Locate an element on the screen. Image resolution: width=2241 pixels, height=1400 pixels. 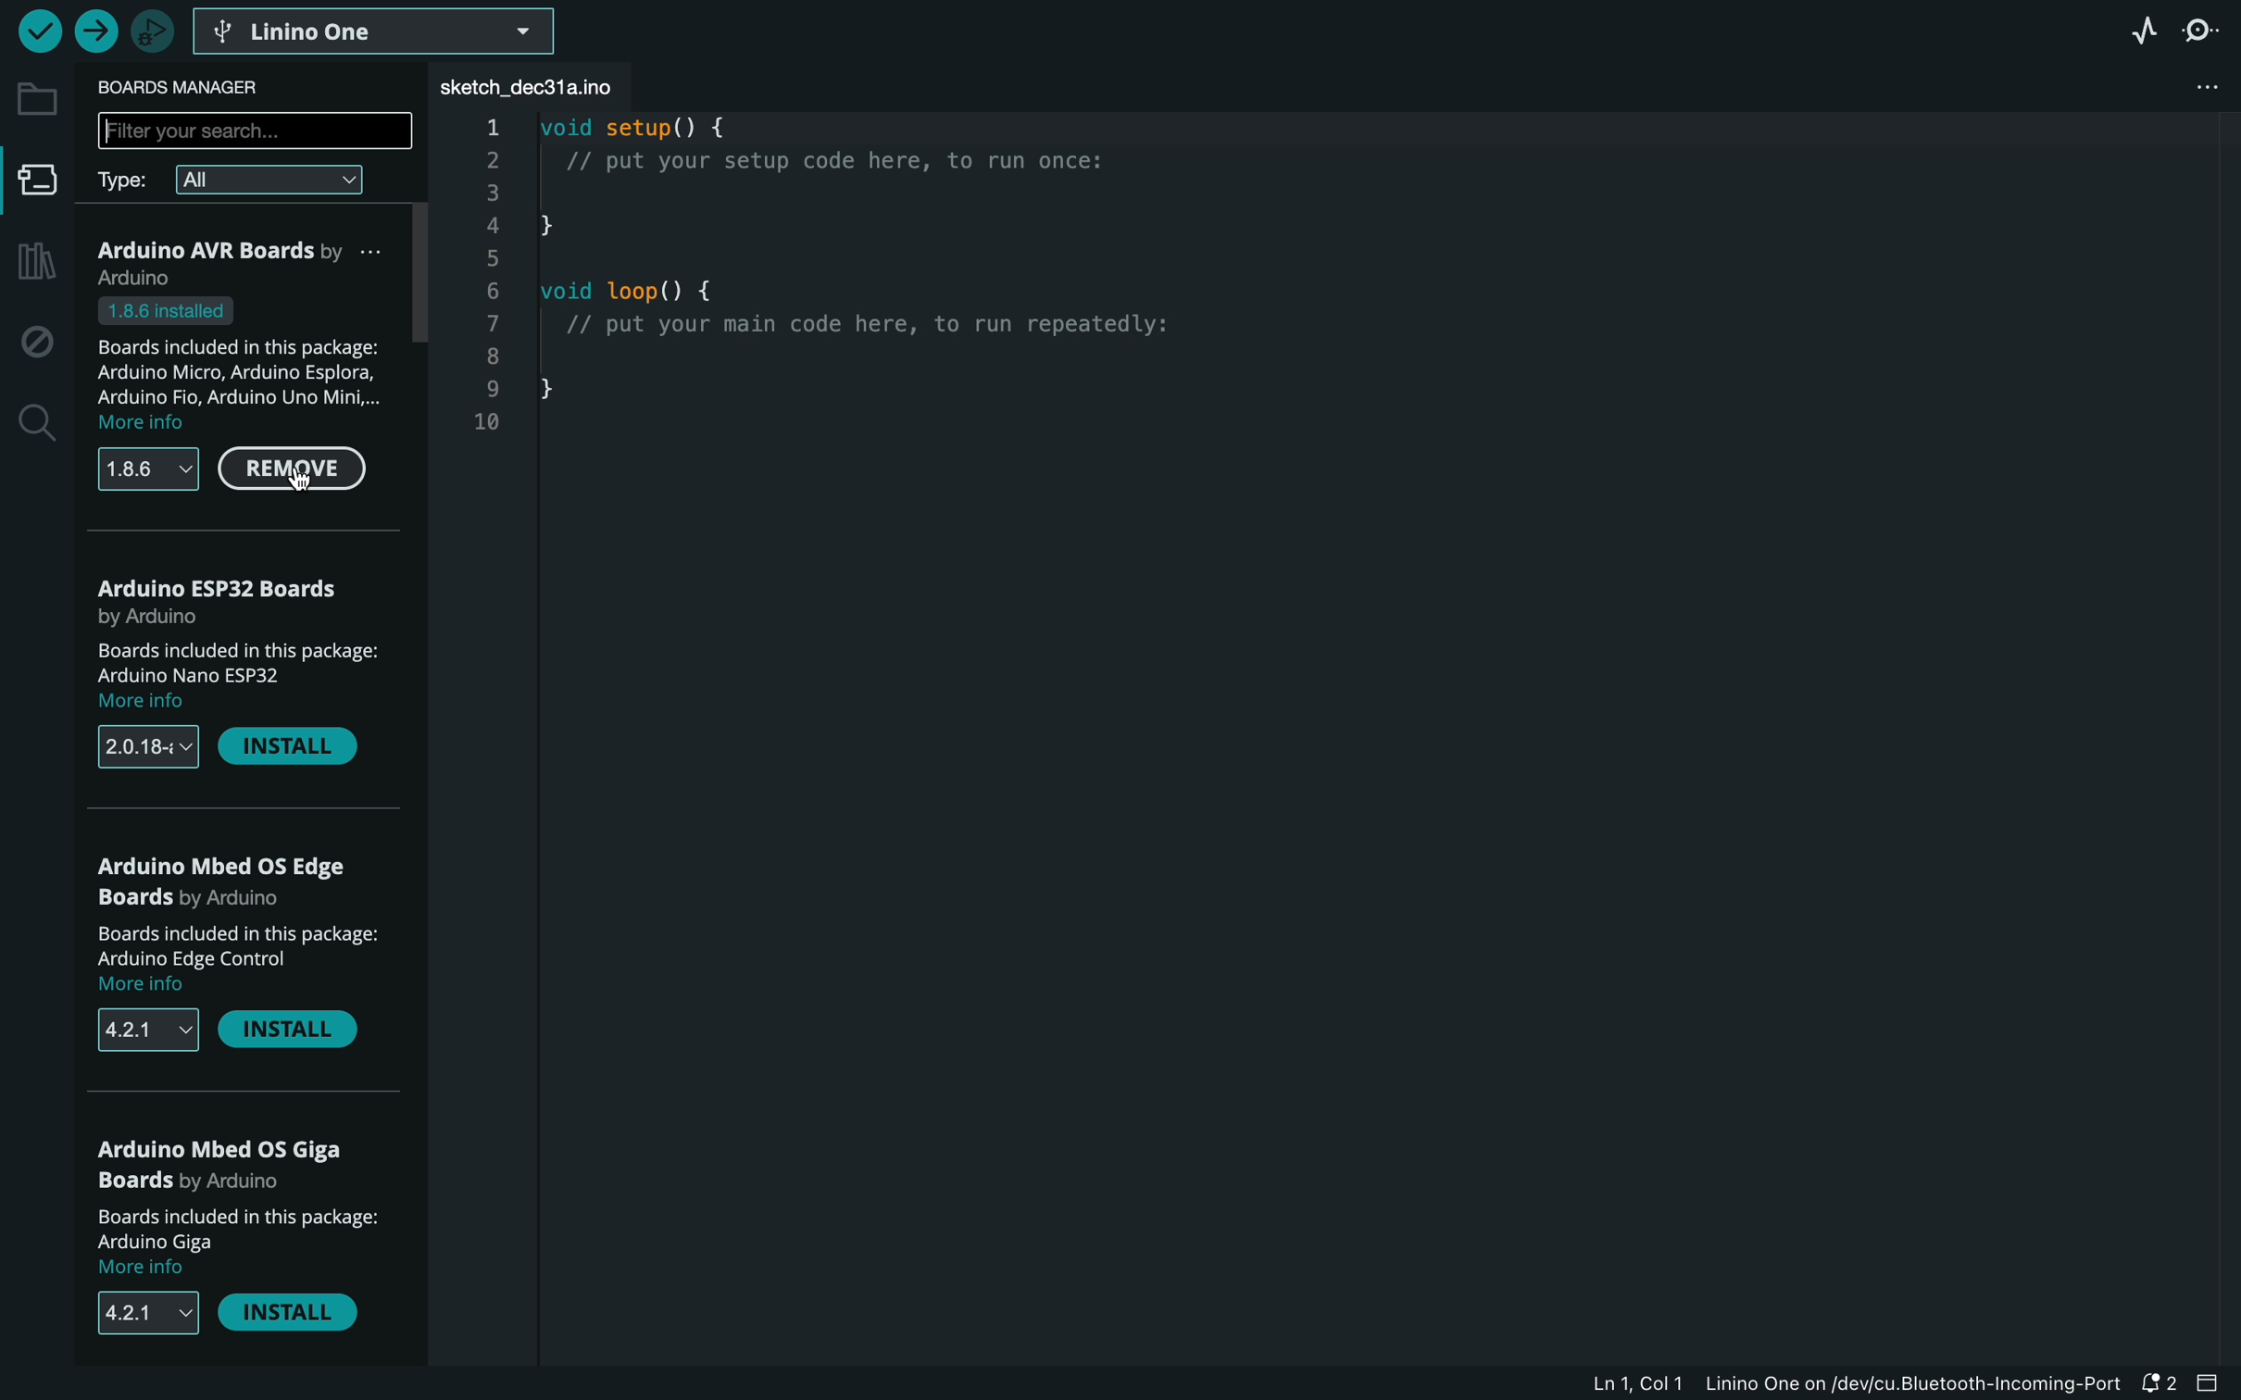
versions is located at coordinates (142, 1033).